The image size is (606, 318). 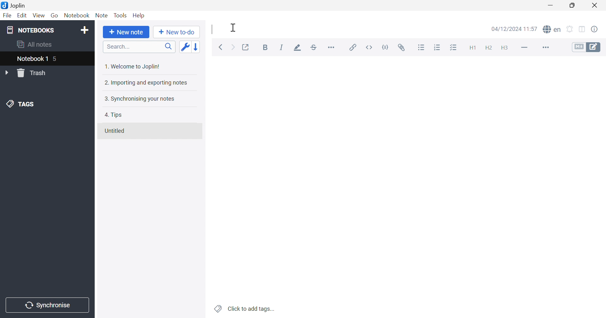 I want to click on Trash, so click(x=34, y=73).